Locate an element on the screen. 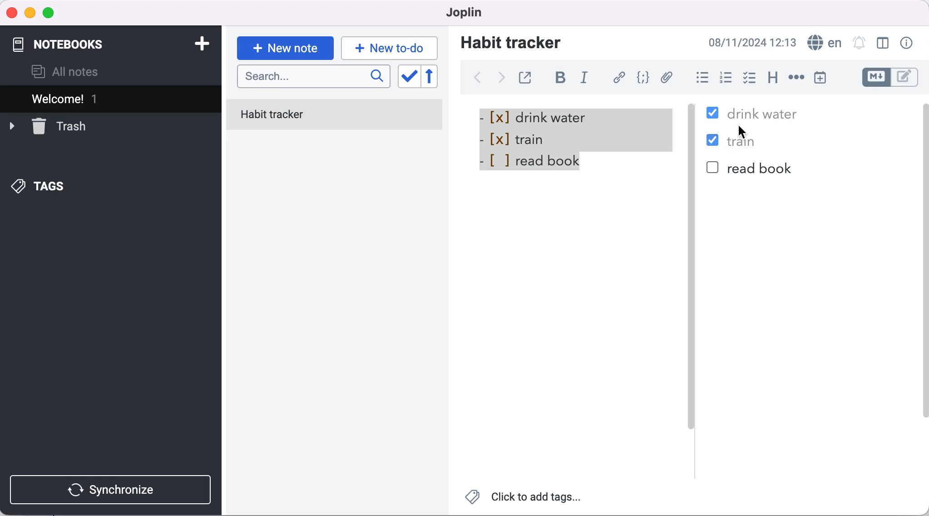 The height and width of the screenshot is (516, 929). toggle editor layout is located at coordinates (884, 43).